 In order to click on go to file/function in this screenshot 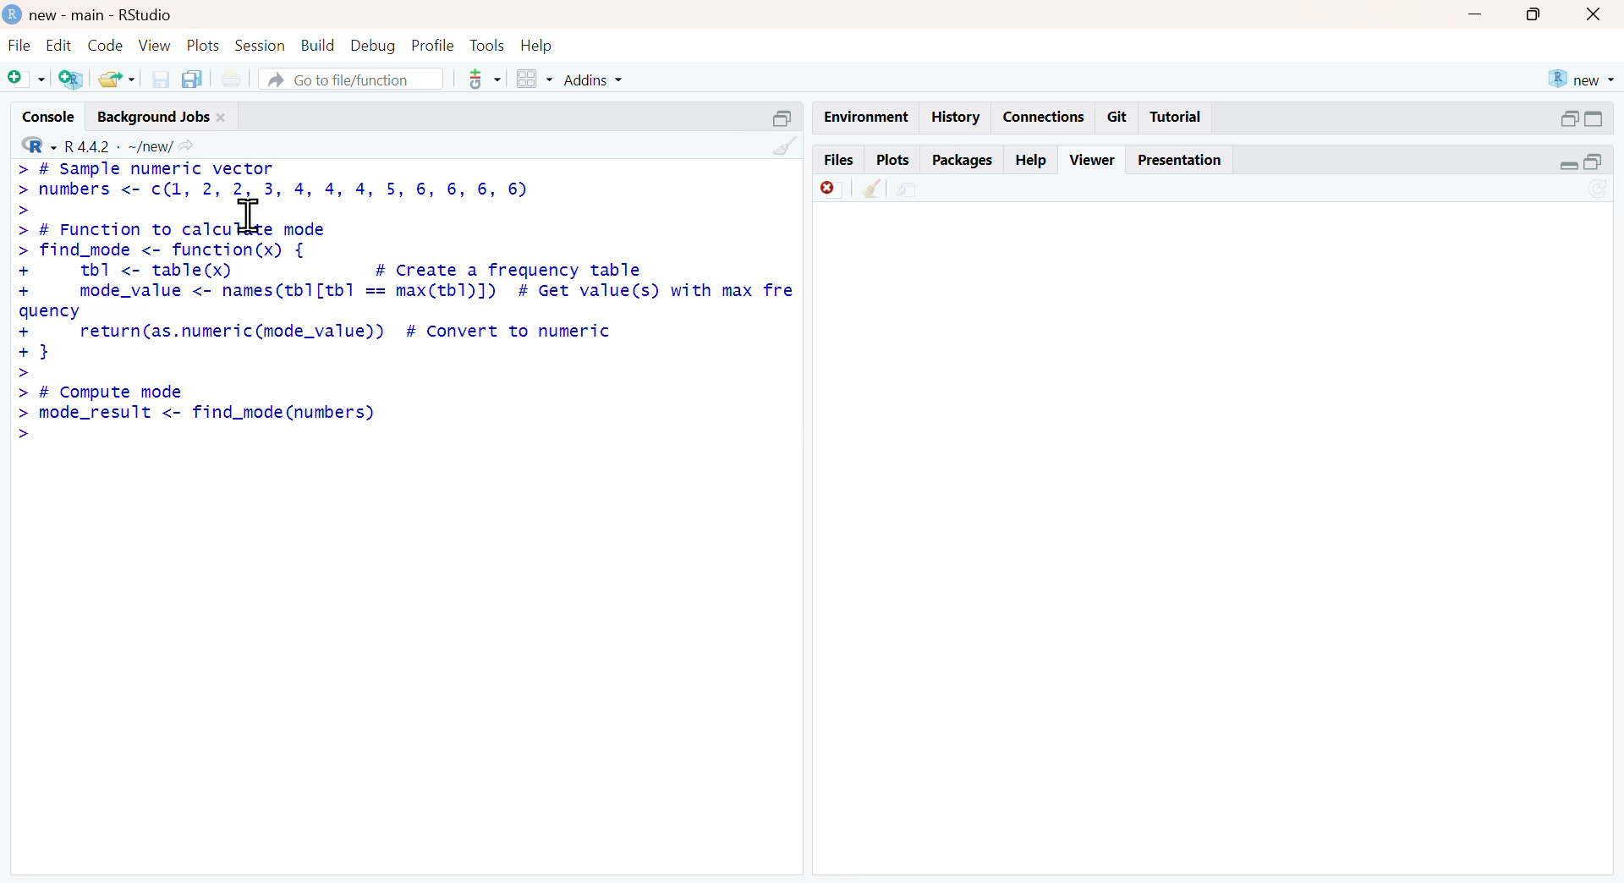, I will do `click(353, 78)`.